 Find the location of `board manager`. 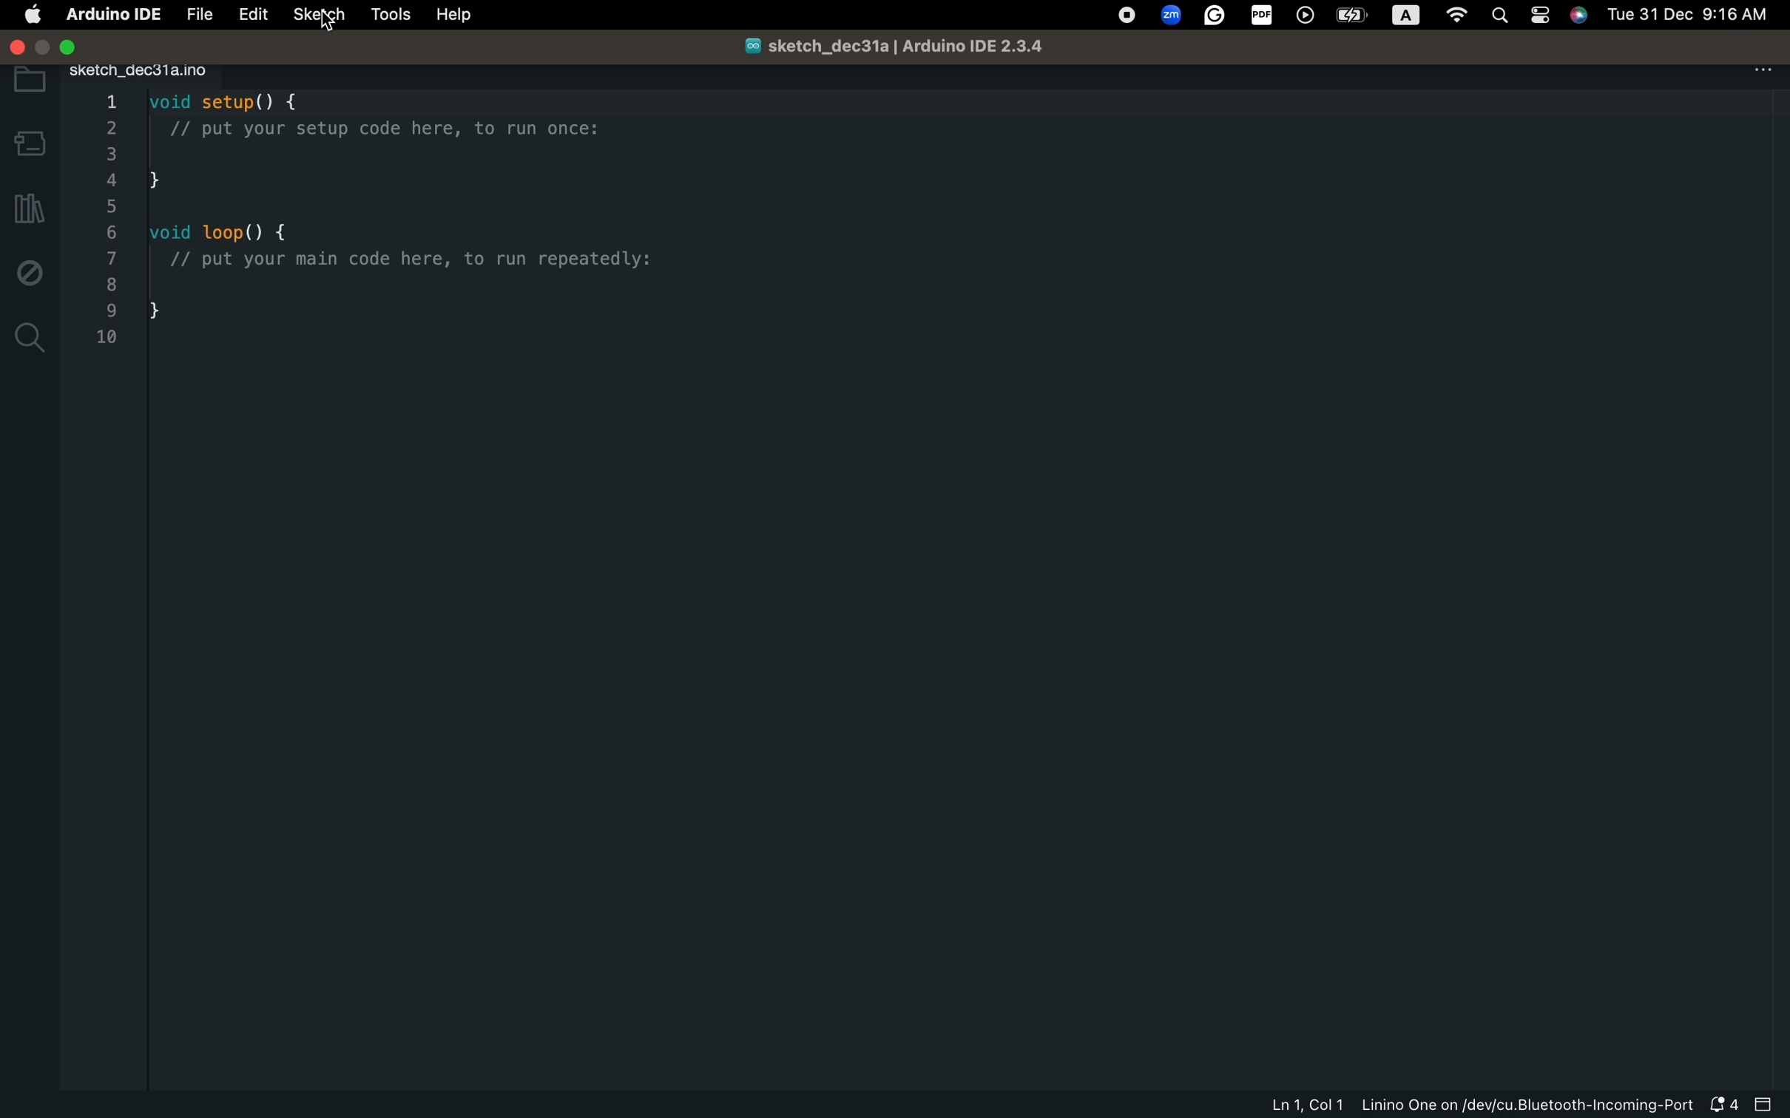

board manager is located at coordinates (28, 143).